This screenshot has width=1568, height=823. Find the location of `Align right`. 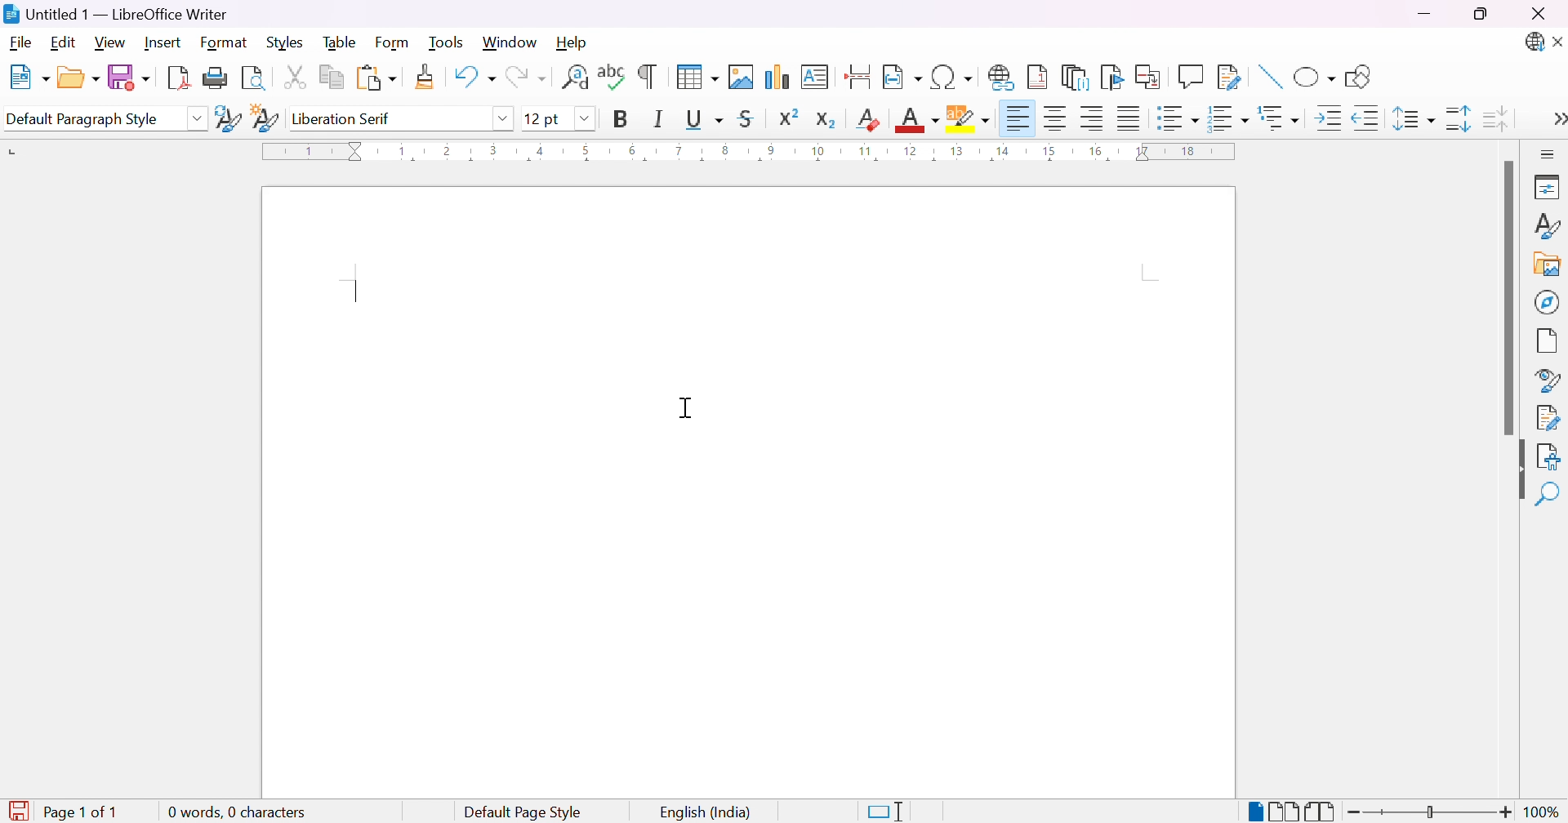

Align right is located at coordinates (1094, 119).